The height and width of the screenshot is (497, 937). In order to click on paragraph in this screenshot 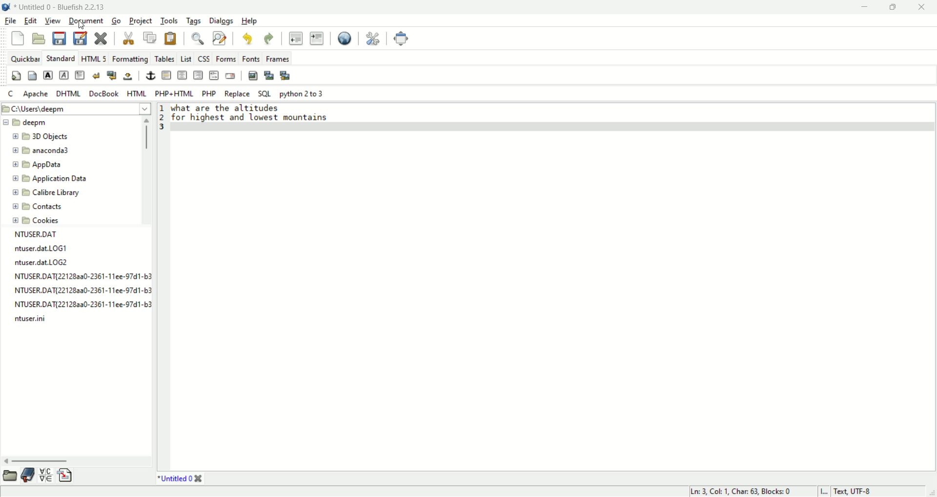, I will do `click(79, 76)`.